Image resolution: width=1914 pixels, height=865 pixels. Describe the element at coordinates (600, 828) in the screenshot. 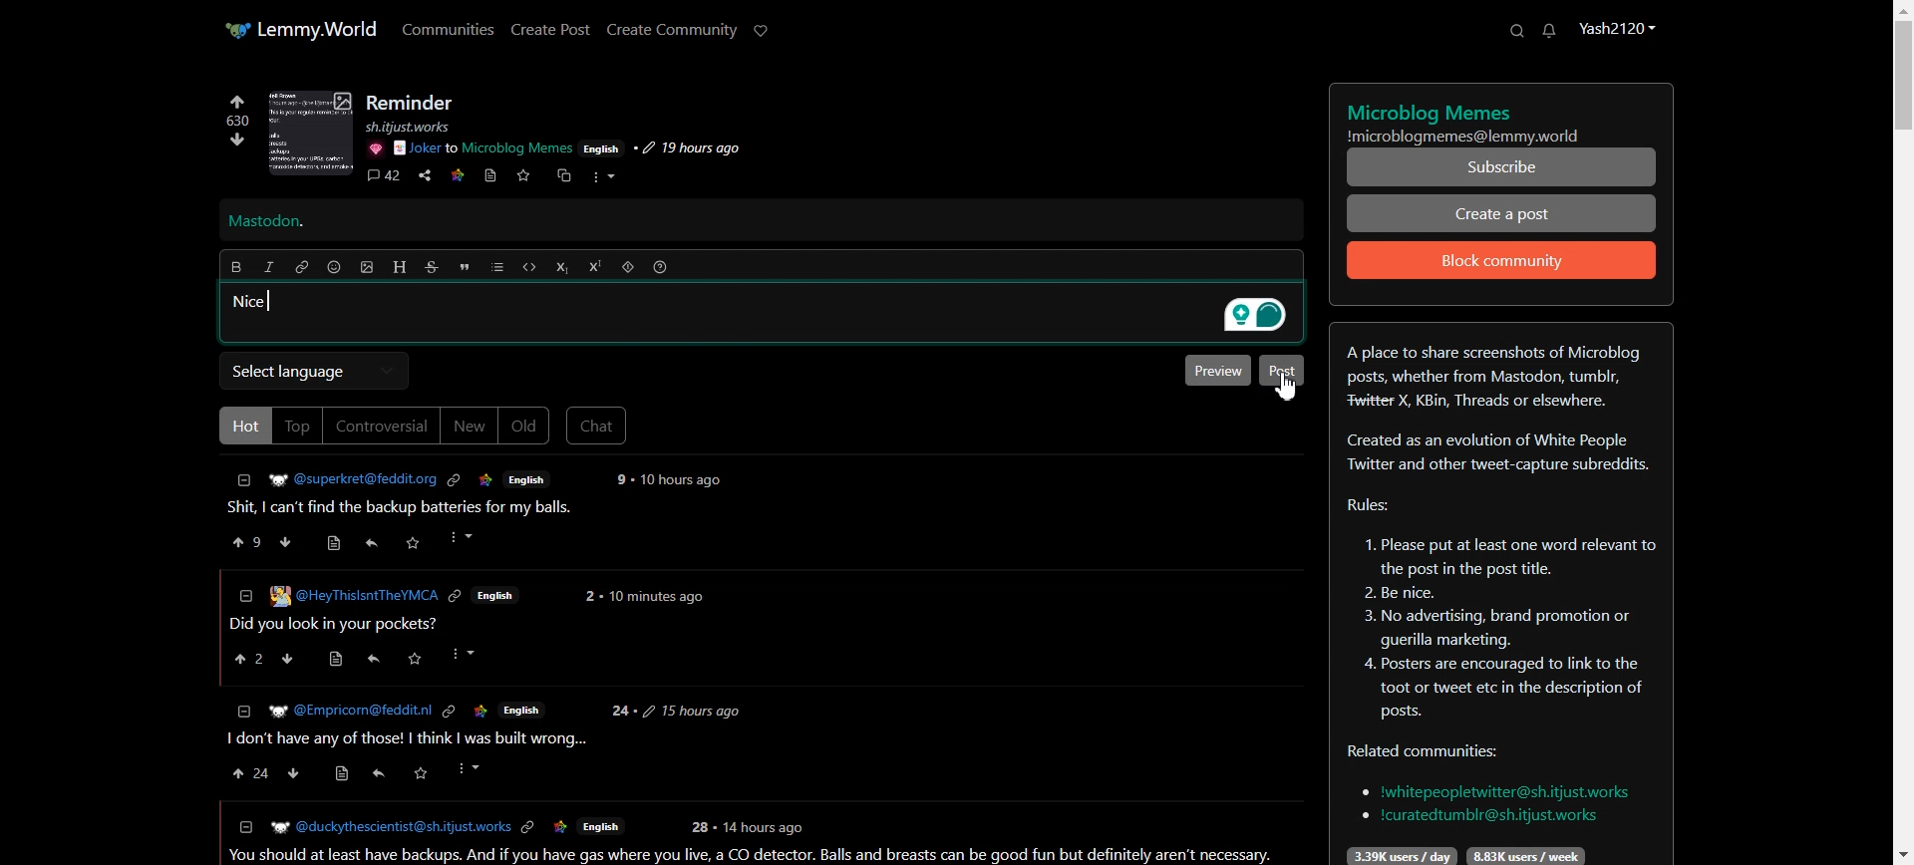

I see `English` at that location.